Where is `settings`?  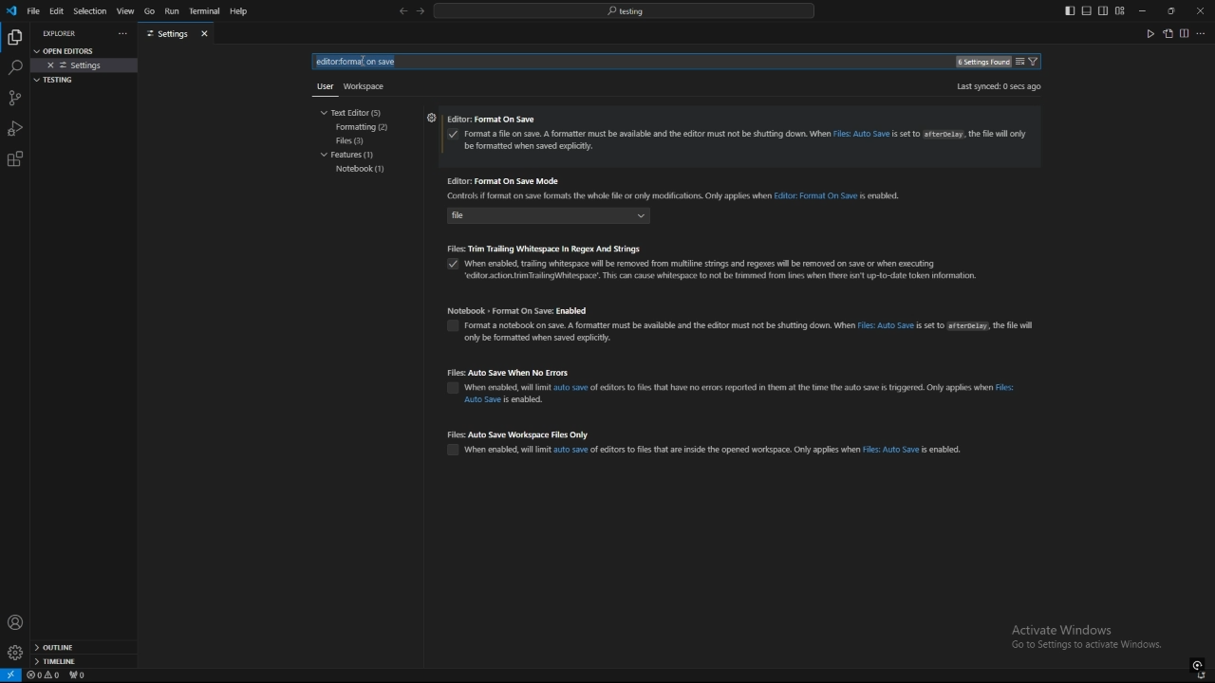
settings is located at coordinates (430, 117).